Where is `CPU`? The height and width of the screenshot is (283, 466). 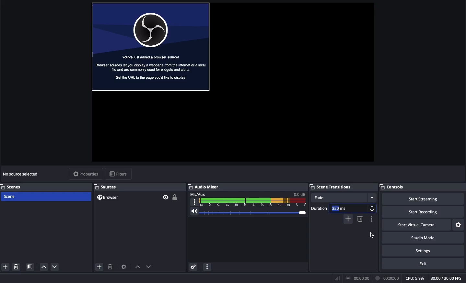 CPU is located at coordinates (414, 278).